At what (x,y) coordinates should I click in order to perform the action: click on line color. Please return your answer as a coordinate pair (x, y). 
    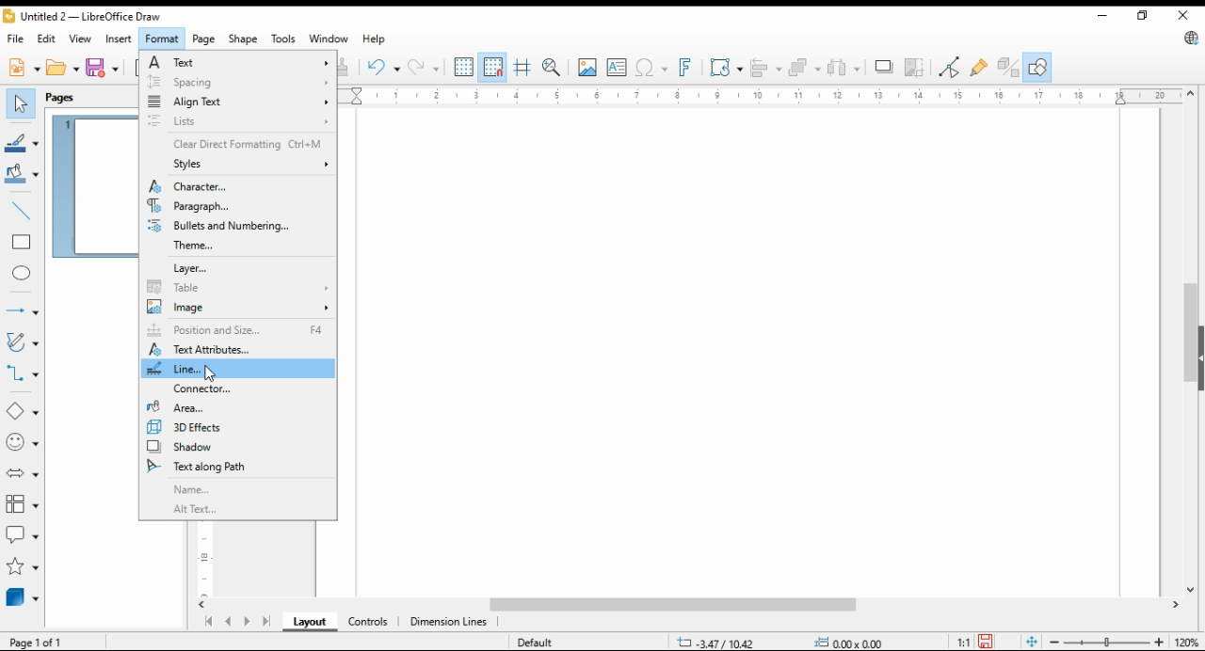
    Looking at the image, I should click on (22, 141).